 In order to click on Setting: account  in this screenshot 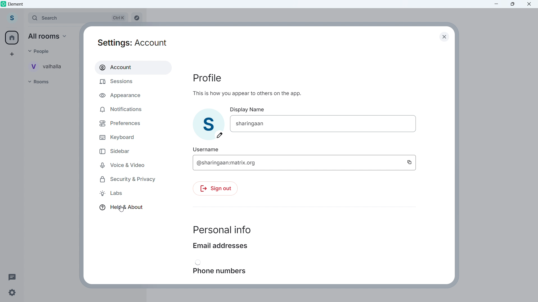, I will do `click(132, 43)`.